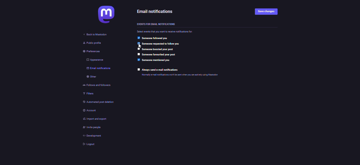 The height and width of the screenshot is (165, 360). I want to click on someone requested to follow you, so click(162, 43).